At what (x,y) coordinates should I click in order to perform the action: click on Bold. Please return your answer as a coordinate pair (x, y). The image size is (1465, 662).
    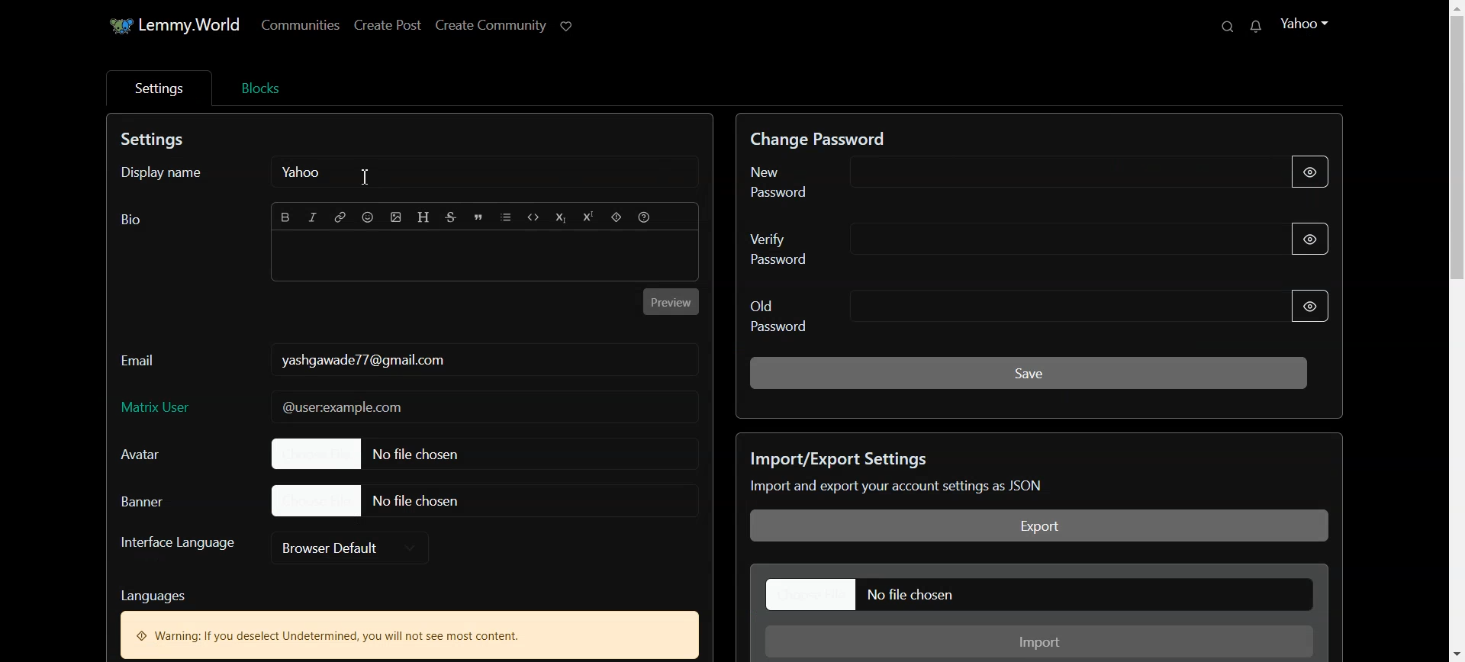
    Looking at the image, I should click on (286, 217).